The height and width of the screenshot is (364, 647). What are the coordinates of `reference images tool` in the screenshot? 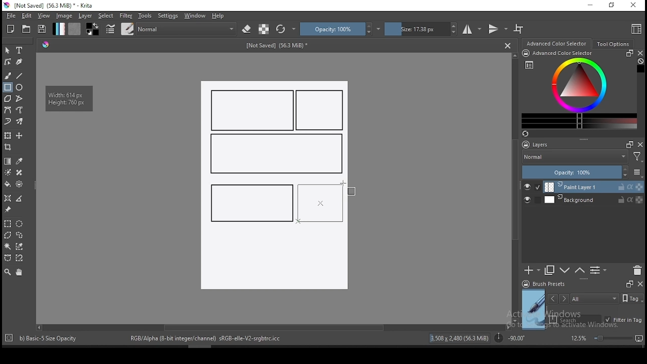 It's located at (7, 210).